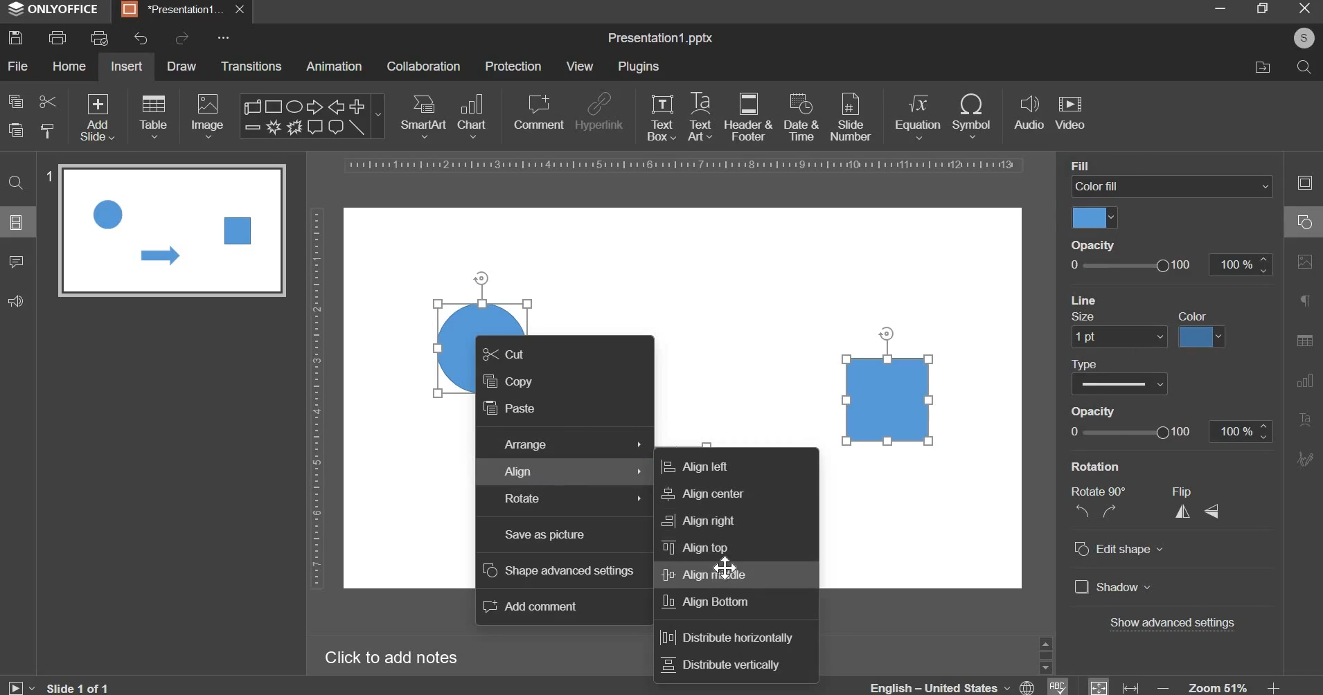  I want to click on language, so click(1056, 685).